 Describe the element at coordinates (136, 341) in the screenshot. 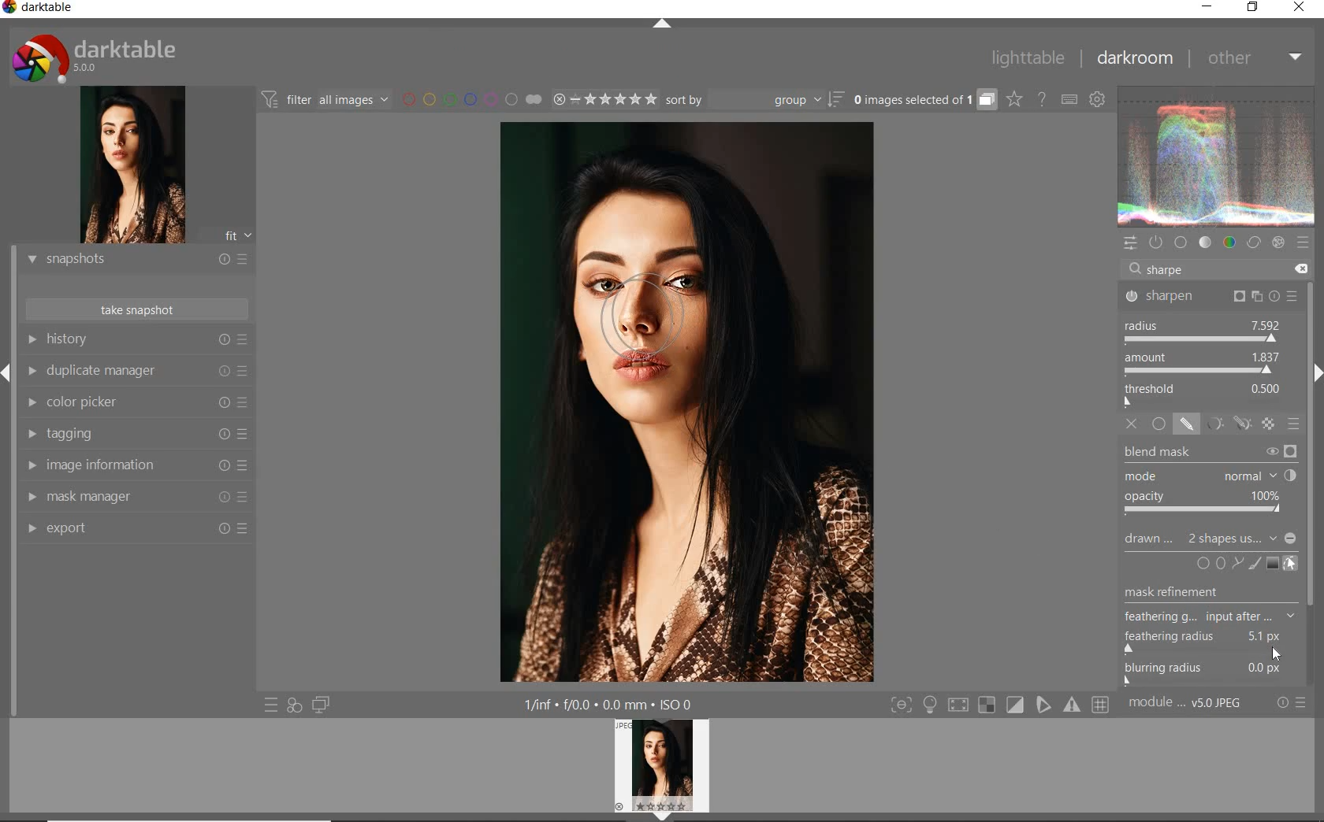

I see `HISTORY` at that location.